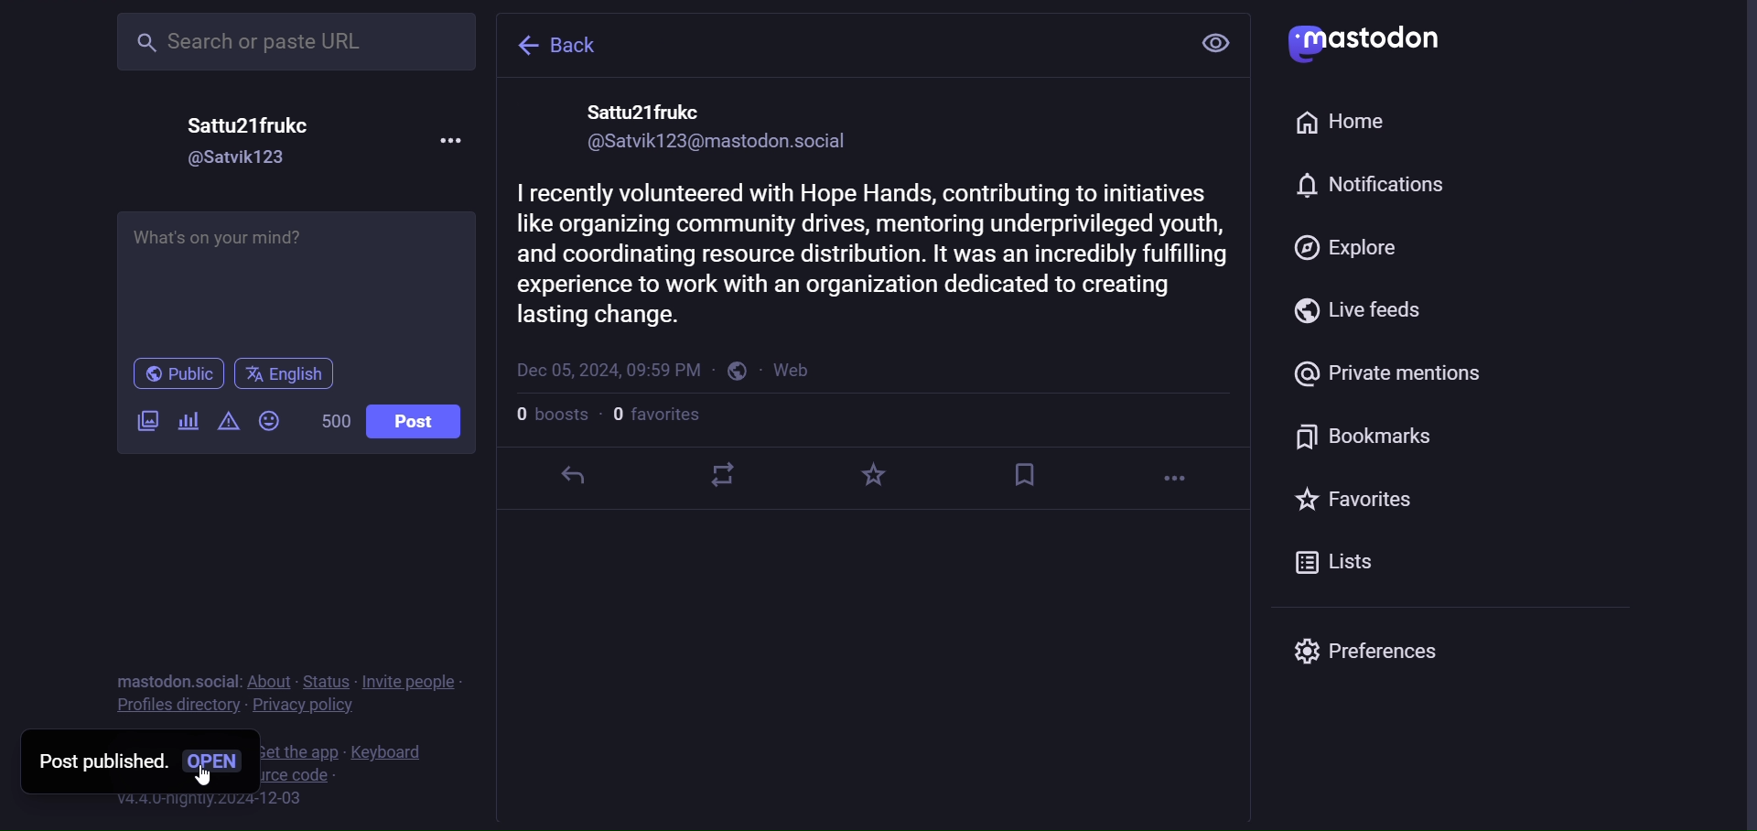 The height and width of the screenshot is (831, 1757). I want to click on id, so click(726, 145).